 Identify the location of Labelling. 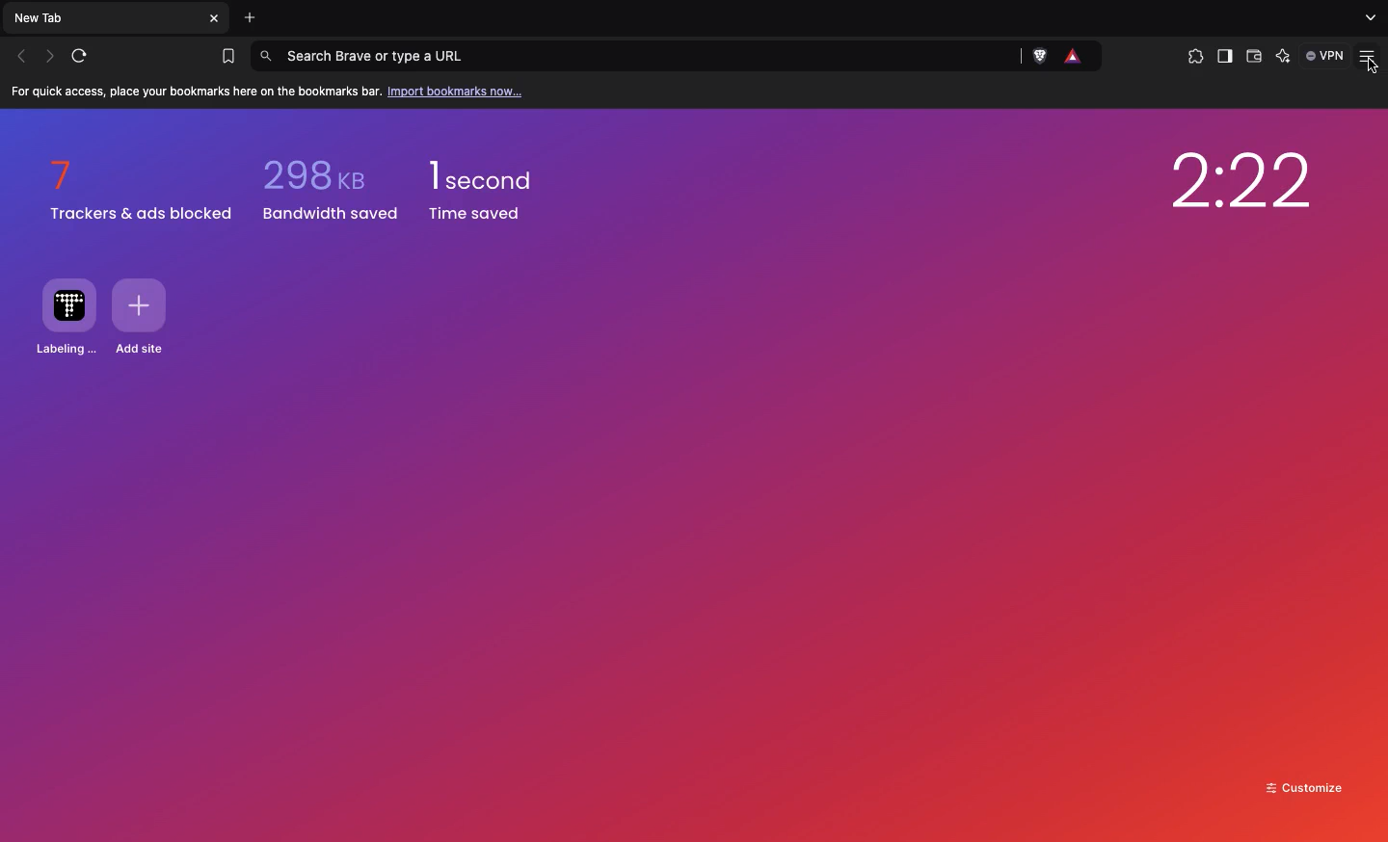
(67, 319).